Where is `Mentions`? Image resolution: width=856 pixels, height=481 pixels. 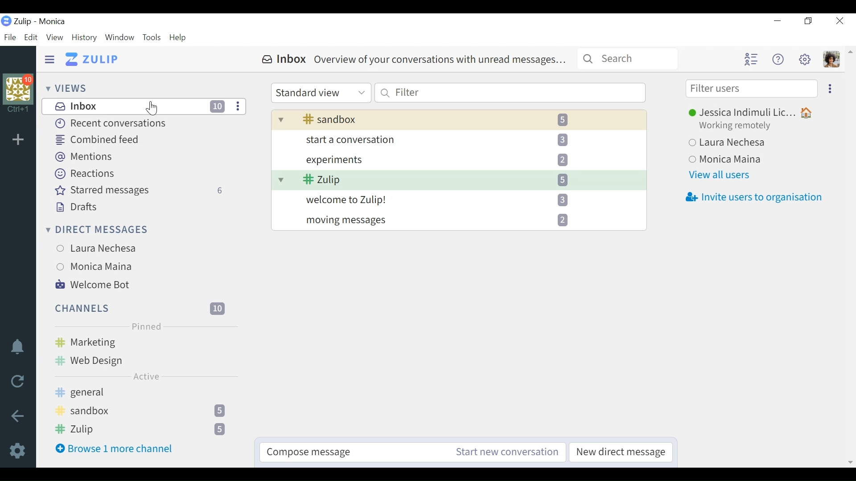 Mentions is located at coordinates (85, 157).